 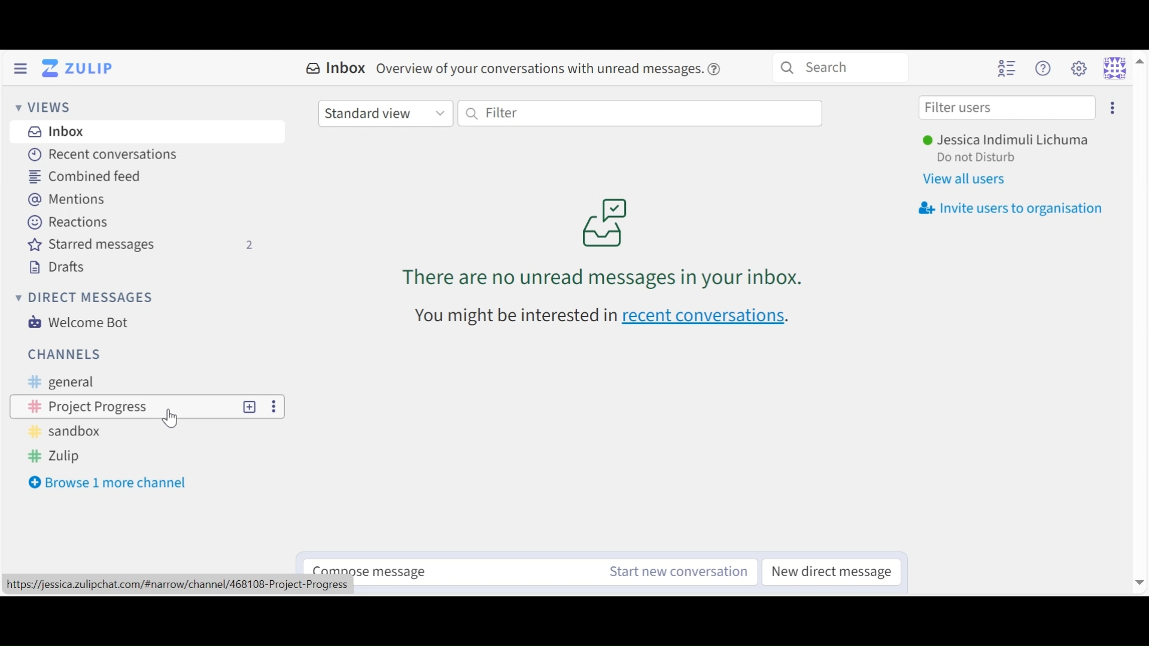 What do you see at coordinates (1043, 68) in the screenshot?
I see `Help menu` at bounding box center [1043, 68].